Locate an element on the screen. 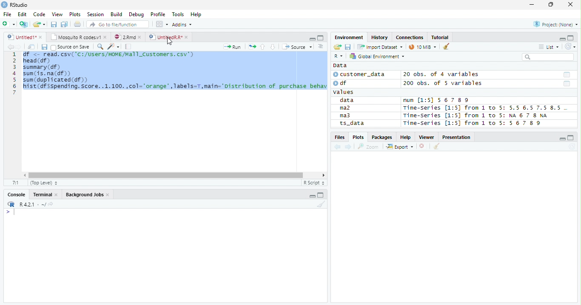  Open folder is located at coordinates (336, 47).